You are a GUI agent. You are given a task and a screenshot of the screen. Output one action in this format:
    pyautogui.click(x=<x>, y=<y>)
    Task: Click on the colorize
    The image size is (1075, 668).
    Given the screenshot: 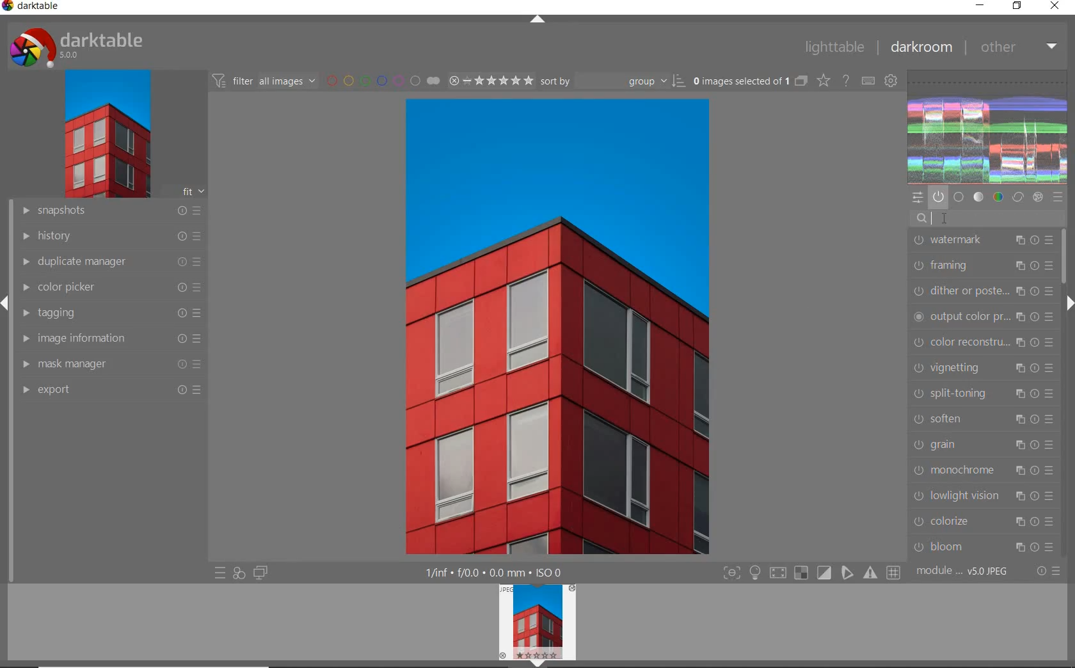 What is the action you would take?
    pyautogui.click(x=982, y=522)
    